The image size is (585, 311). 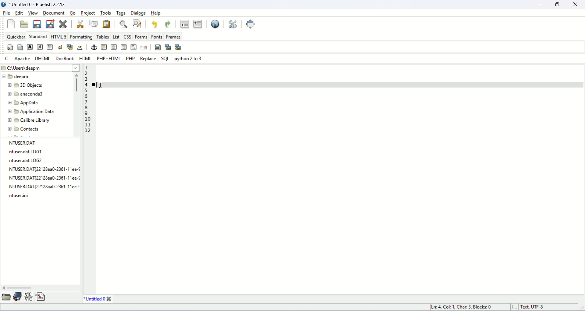 I want to click on fonts, so click(x=157, y=37).